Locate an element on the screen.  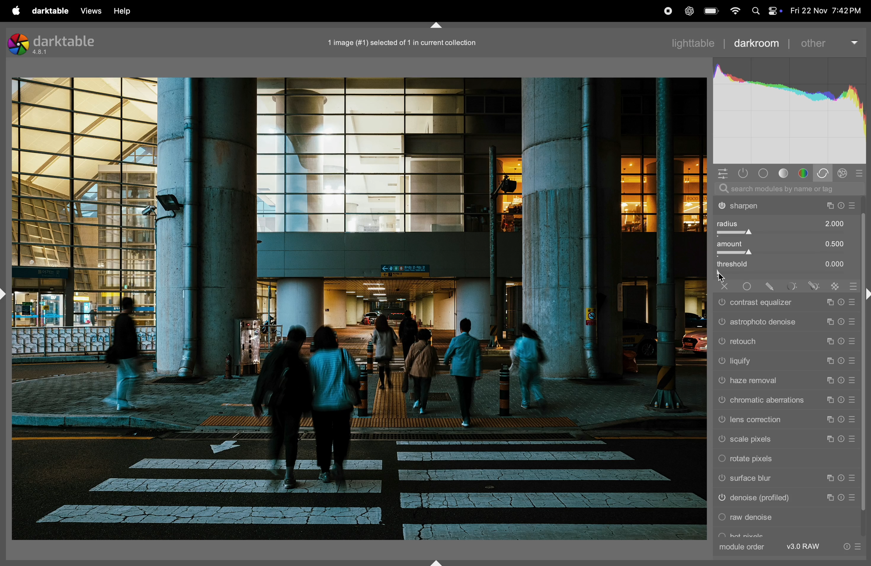
rastter mask is located at coordinates (832, 284).